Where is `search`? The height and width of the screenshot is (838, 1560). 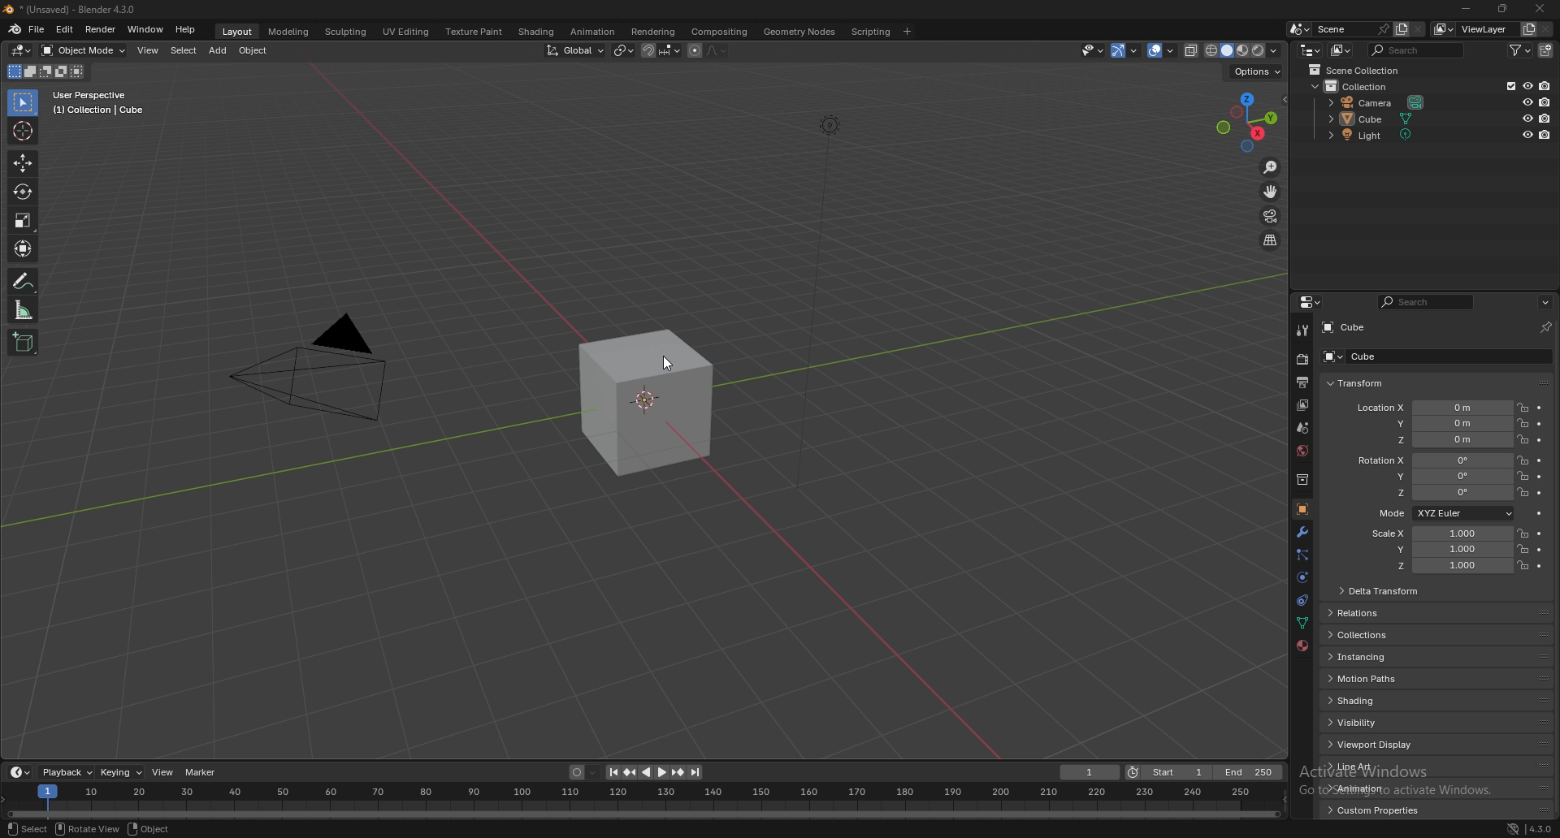 search is located at coordinates (1416, 50).